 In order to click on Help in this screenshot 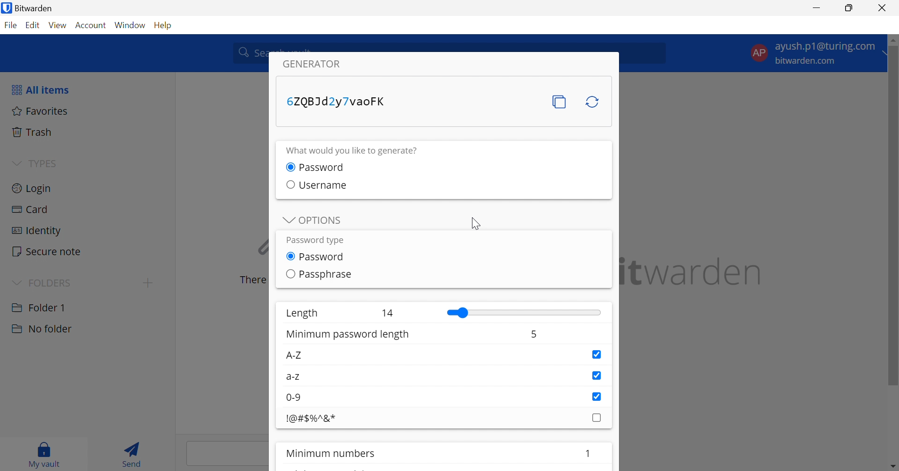, I will do `click(164, 26)`.